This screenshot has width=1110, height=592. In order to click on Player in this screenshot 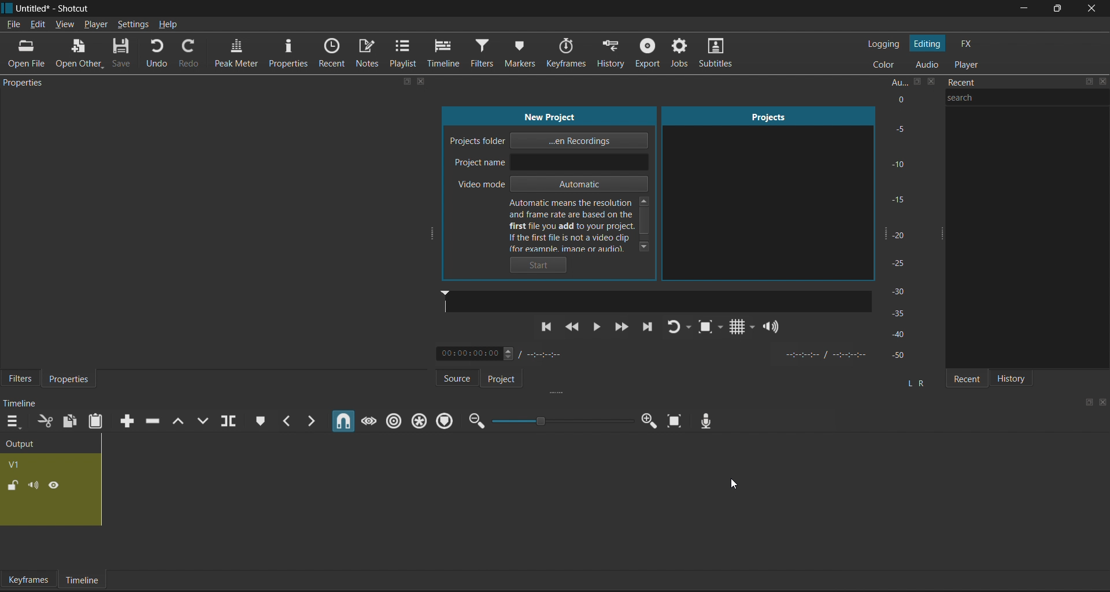, I will do `click(95, 24)`.